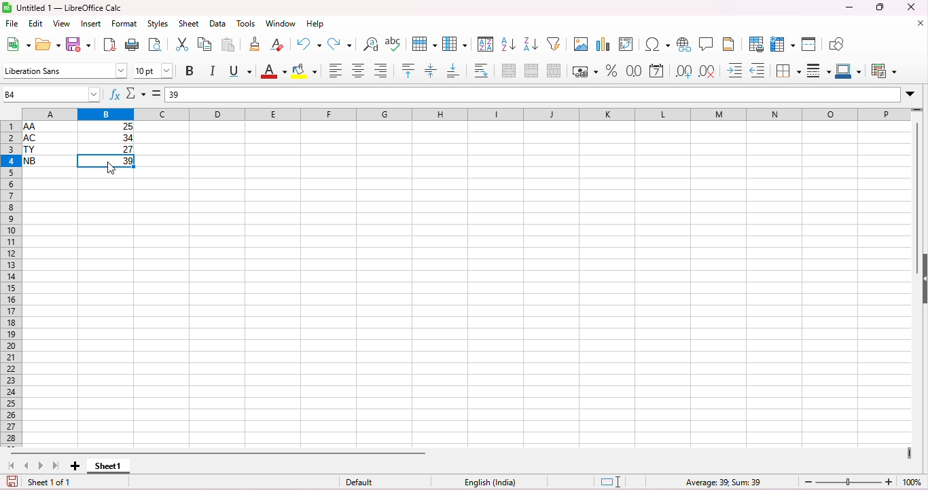 The image size is (928, 490). I want to click on cursor movement, so click(111, 169).